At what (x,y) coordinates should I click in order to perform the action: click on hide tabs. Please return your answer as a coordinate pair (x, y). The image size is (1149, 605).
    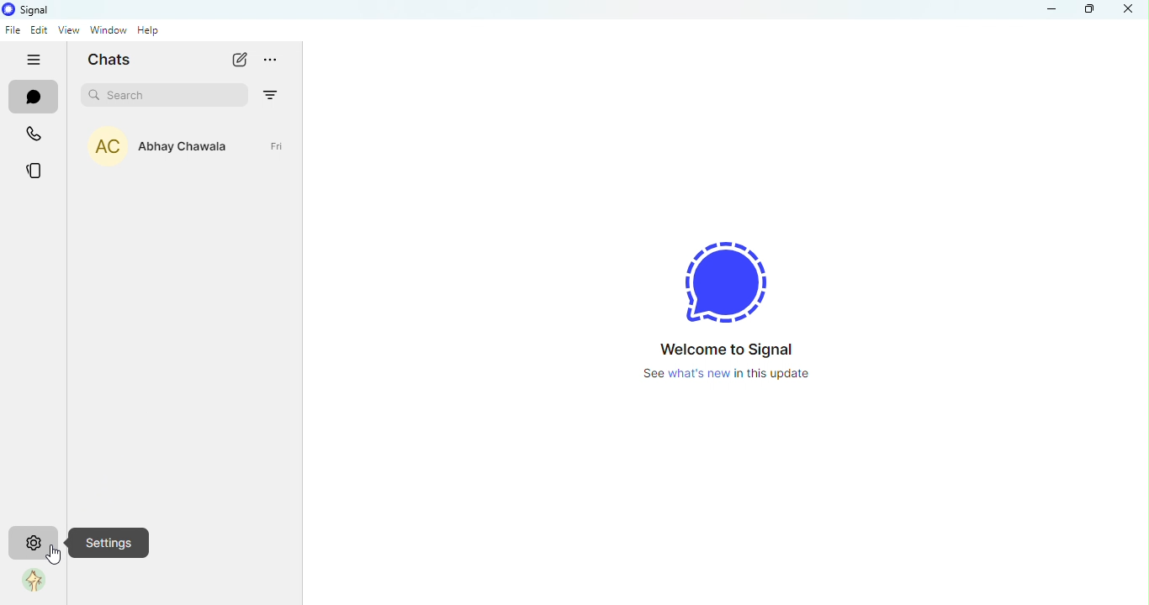
    Looking at the image, I should click on (32, 60).